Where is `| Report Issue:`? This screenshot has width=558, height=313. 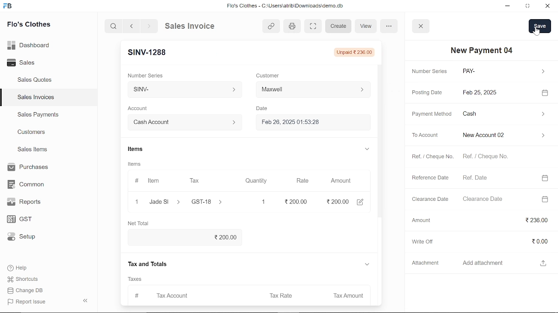 | Report Issue: is located at coordinates (28, 302).